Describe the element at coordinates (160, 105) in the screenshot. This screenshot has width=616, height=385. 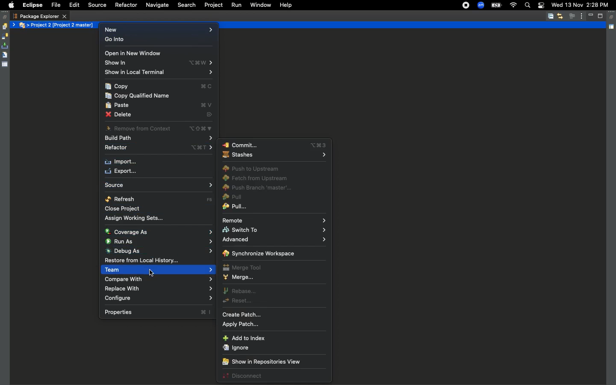
I see `Paste ` at that location.